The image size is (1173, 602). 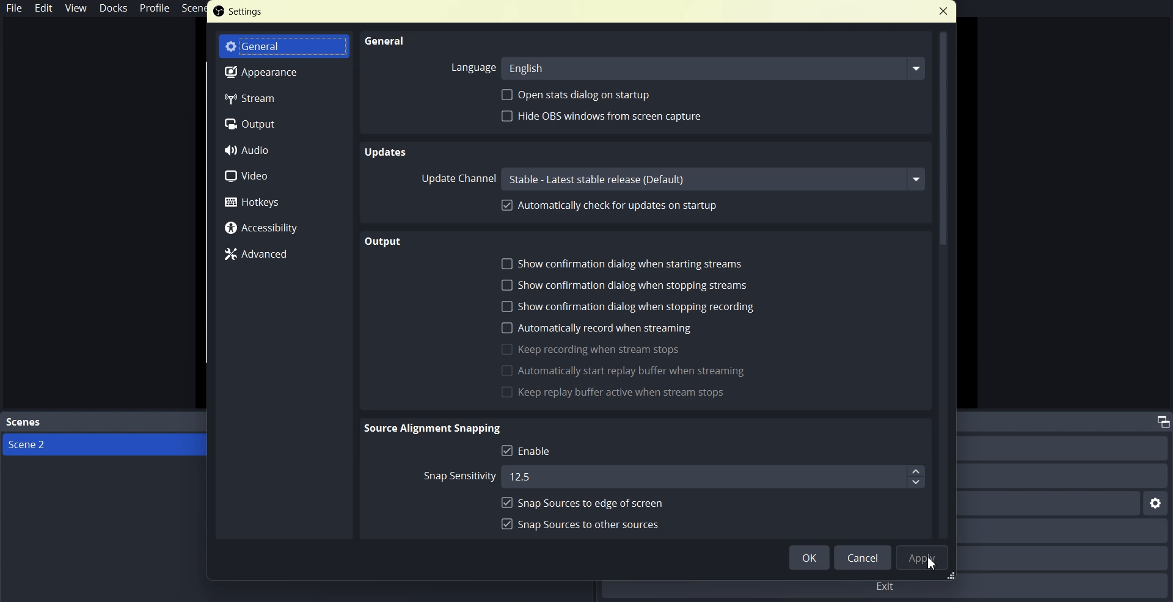 What do you see at coordinates (597, 327) in the screenshot?
I see `Automatically record when streaming` at bounding box center [597, 327].